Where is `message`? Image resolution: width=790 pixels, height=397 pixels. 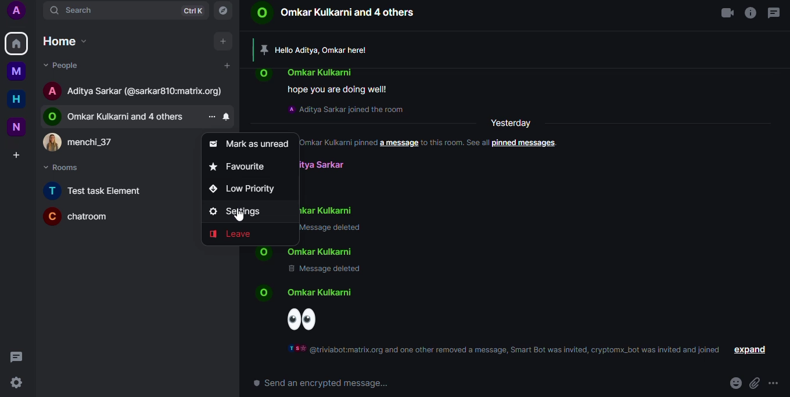 message is located at coordinates (337, 91).